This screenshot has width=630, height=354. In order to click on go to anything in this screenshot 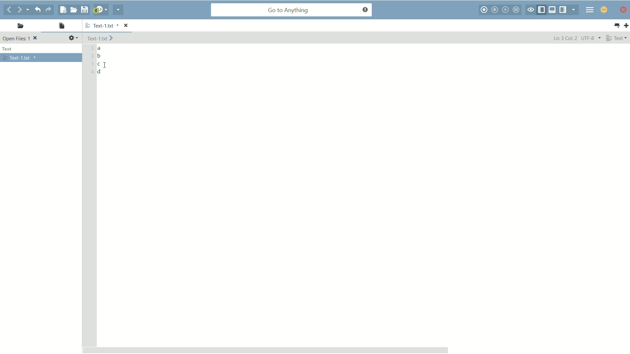, I will do `click(292, 10)`.